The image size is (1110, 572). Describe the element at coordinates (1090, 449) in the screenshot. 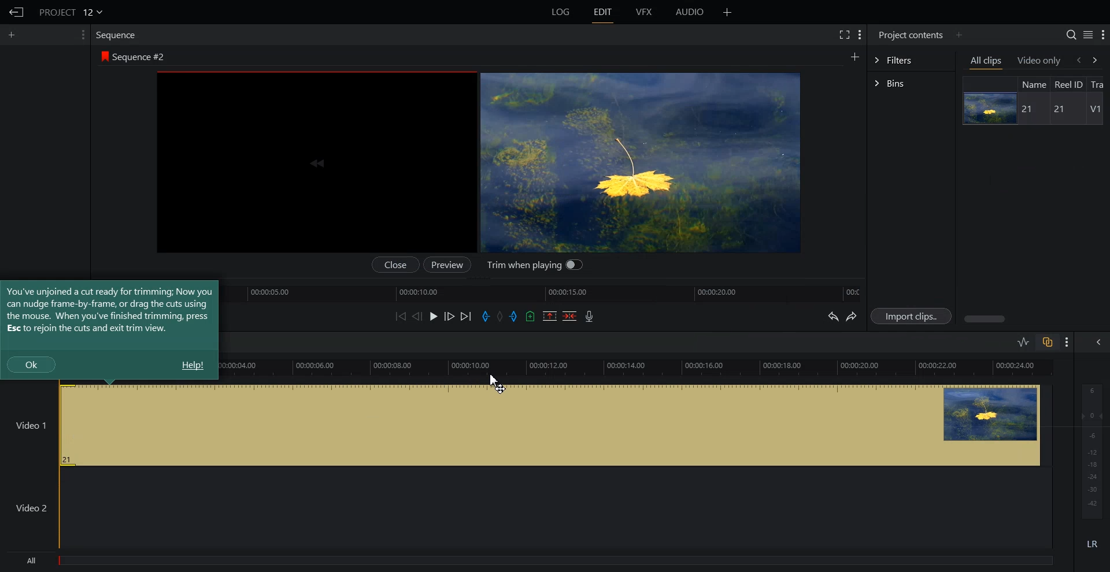

I see `Audio Output Level` at that location.